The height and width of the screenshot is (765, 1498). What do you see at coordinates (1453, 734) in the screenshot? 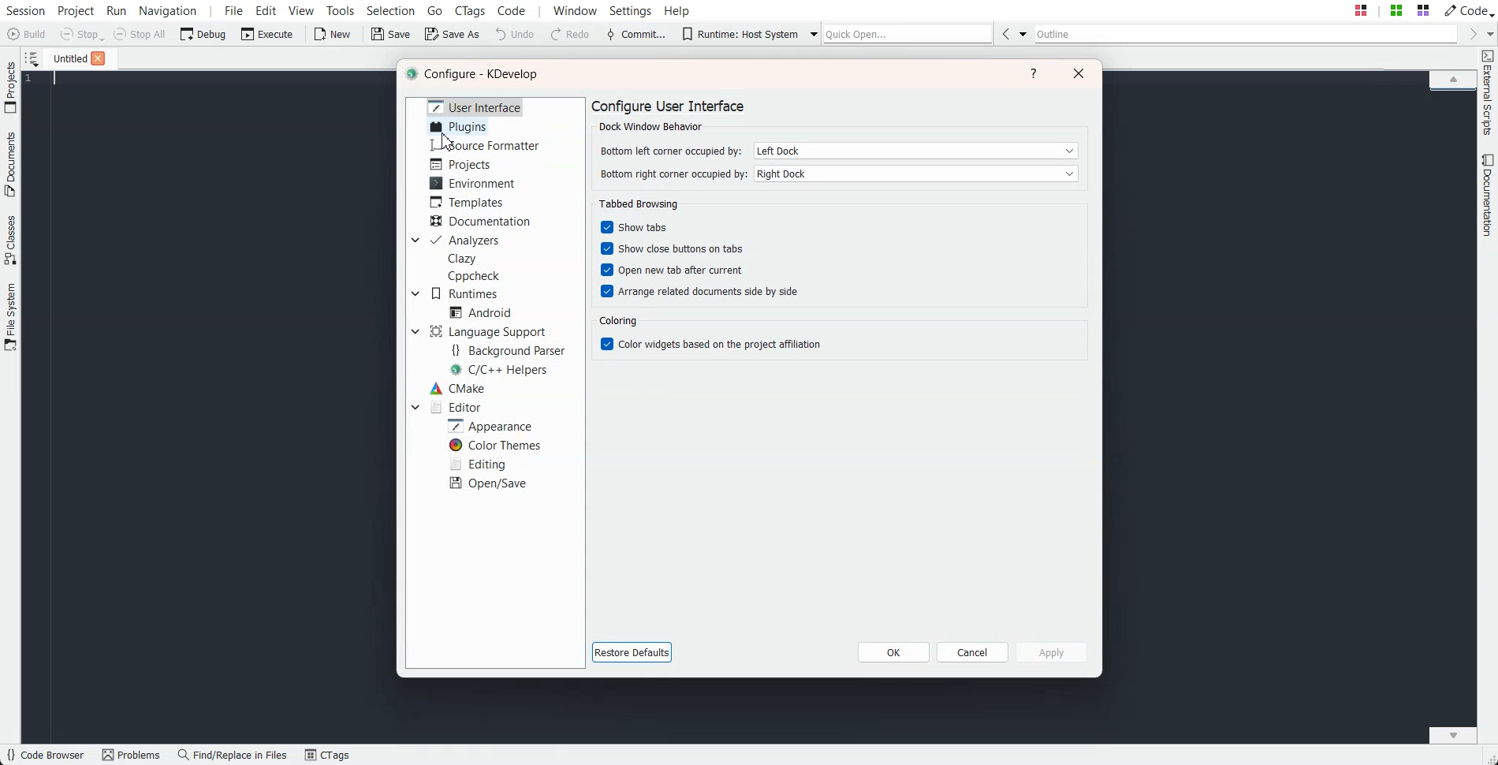
I see `Scroll down` at bounding box center [1453, 734].